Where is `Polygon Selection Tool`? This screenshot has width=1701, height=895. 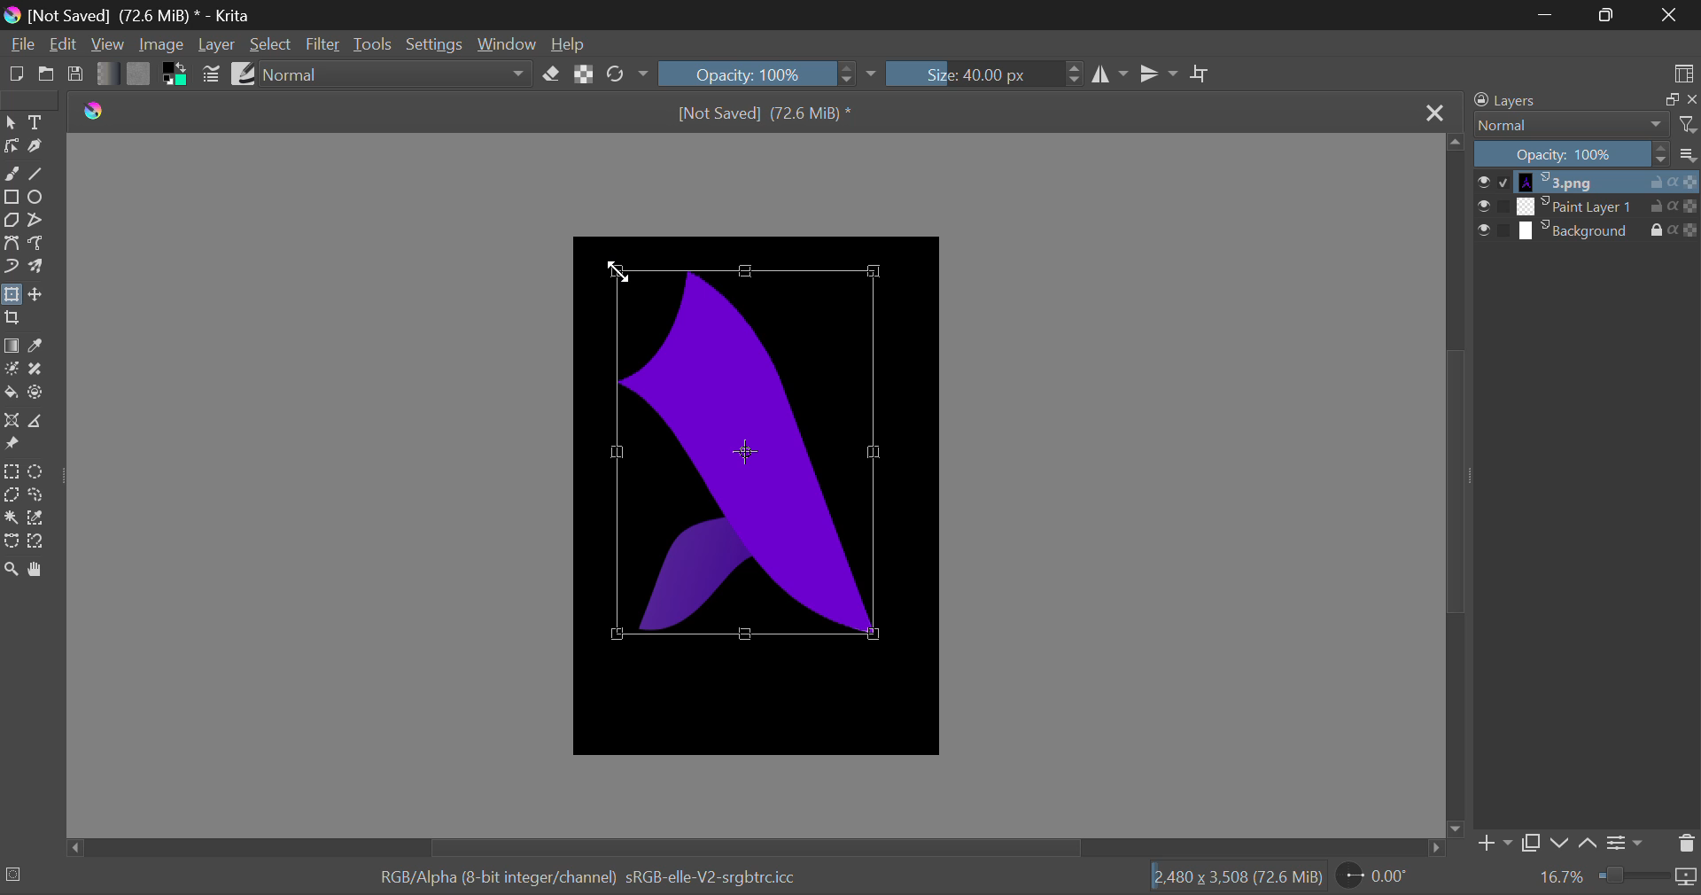 Polygon Selection Tool is located at coordinates (11, 496).